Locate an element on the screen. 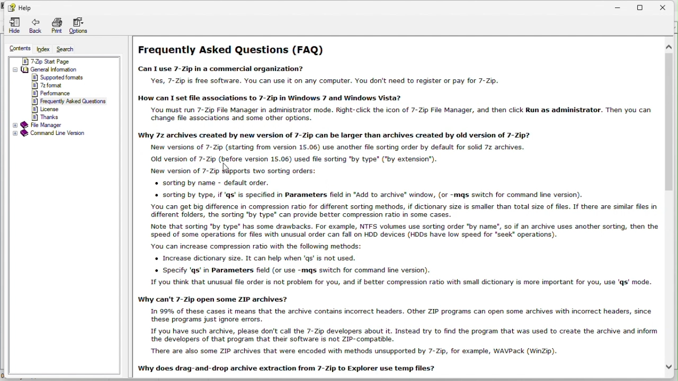 Image resolution: width=678 pixels, height=381 pixels. File manager is located at coordinates (39, 125).